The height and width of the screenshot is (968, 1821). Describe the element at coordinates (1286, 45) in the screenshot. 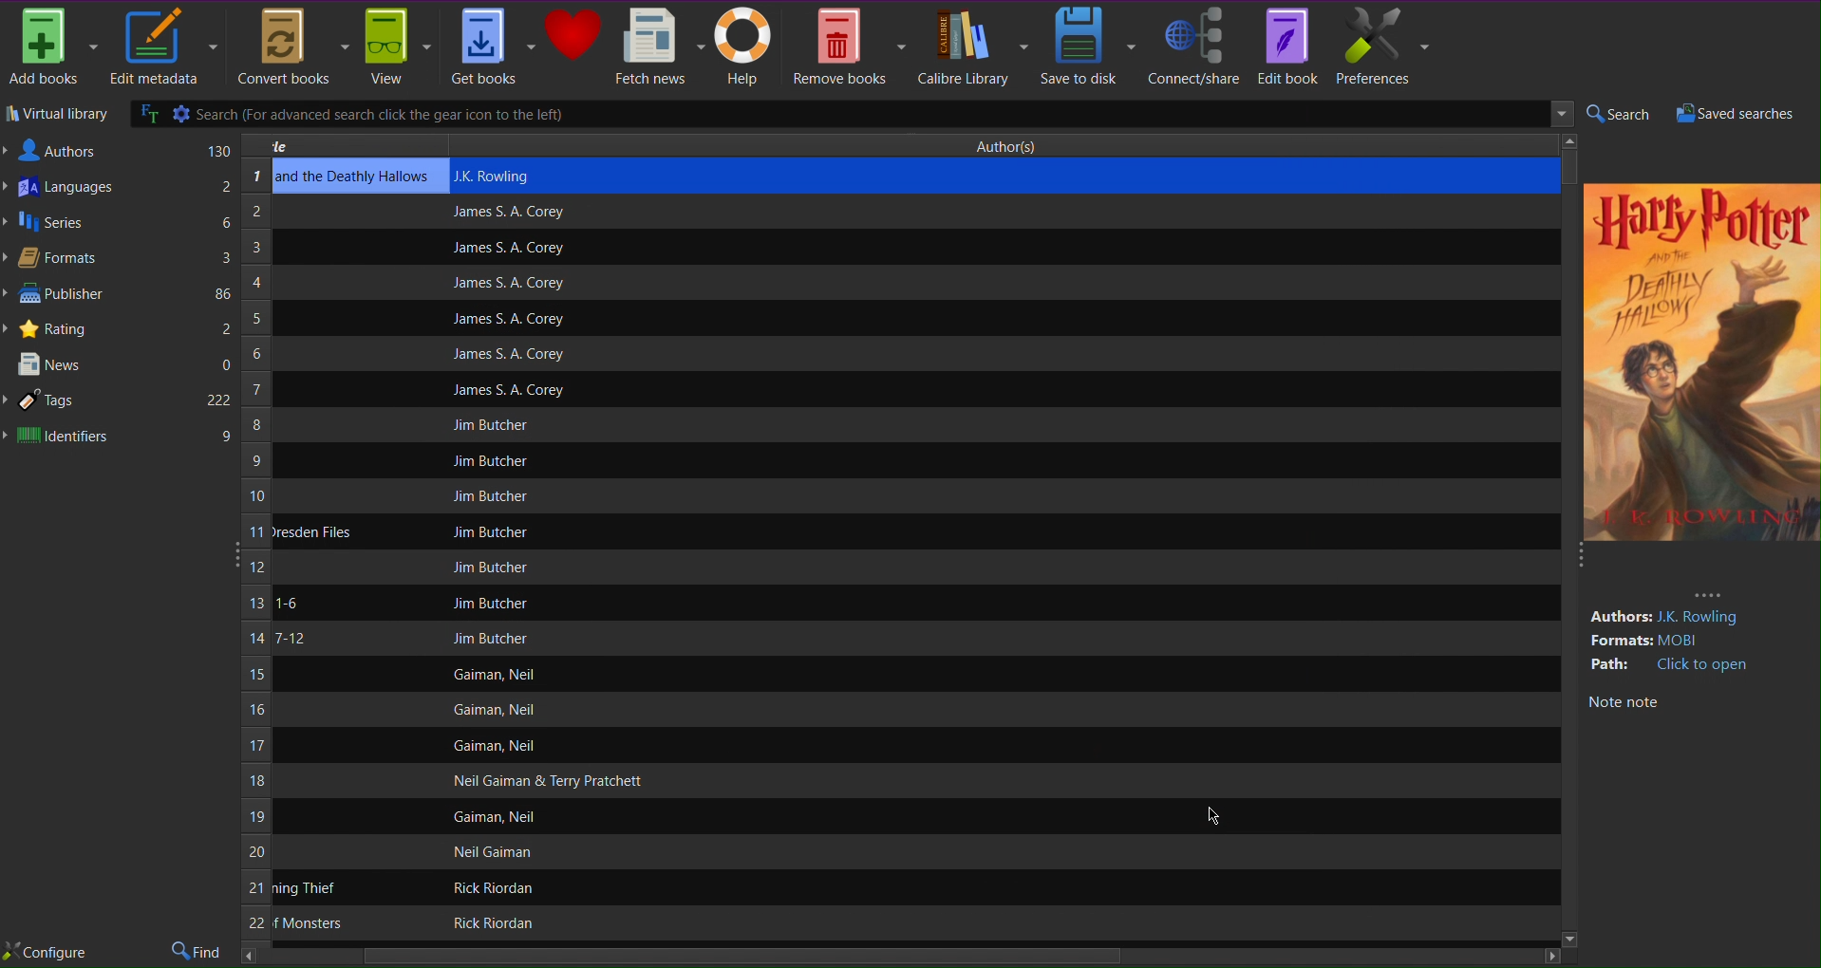

I see `Edit book` at that location.